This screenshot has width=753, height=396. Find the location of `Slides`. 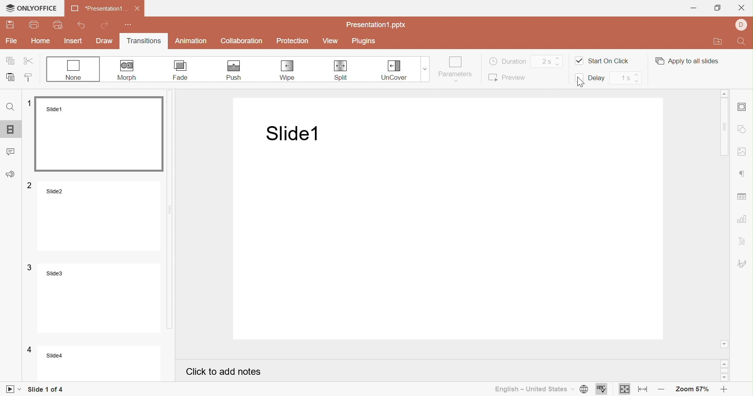

Slides is located at coordinates (12, 128).